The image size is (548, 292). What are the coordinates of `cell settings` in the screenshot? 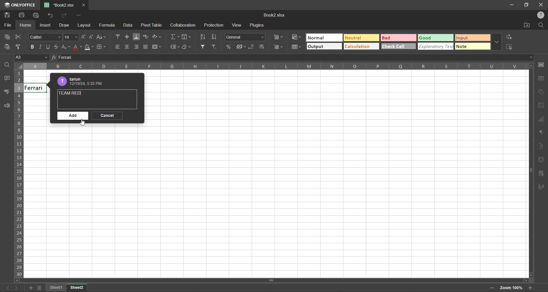 It's located at (541, 65).